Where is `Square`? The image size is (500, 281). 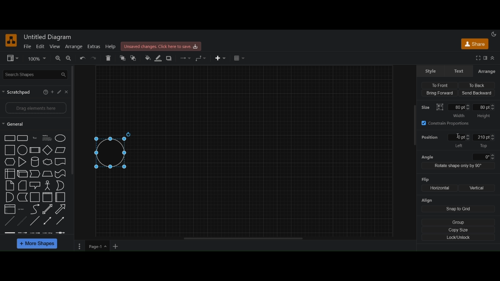
Square is located at coordinates (10, 150).